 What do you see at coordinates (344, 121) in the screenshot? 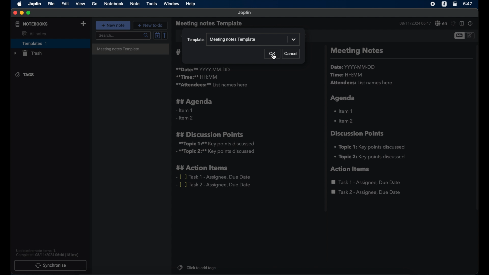
I see `item 2` at bounding box center [344, 121].